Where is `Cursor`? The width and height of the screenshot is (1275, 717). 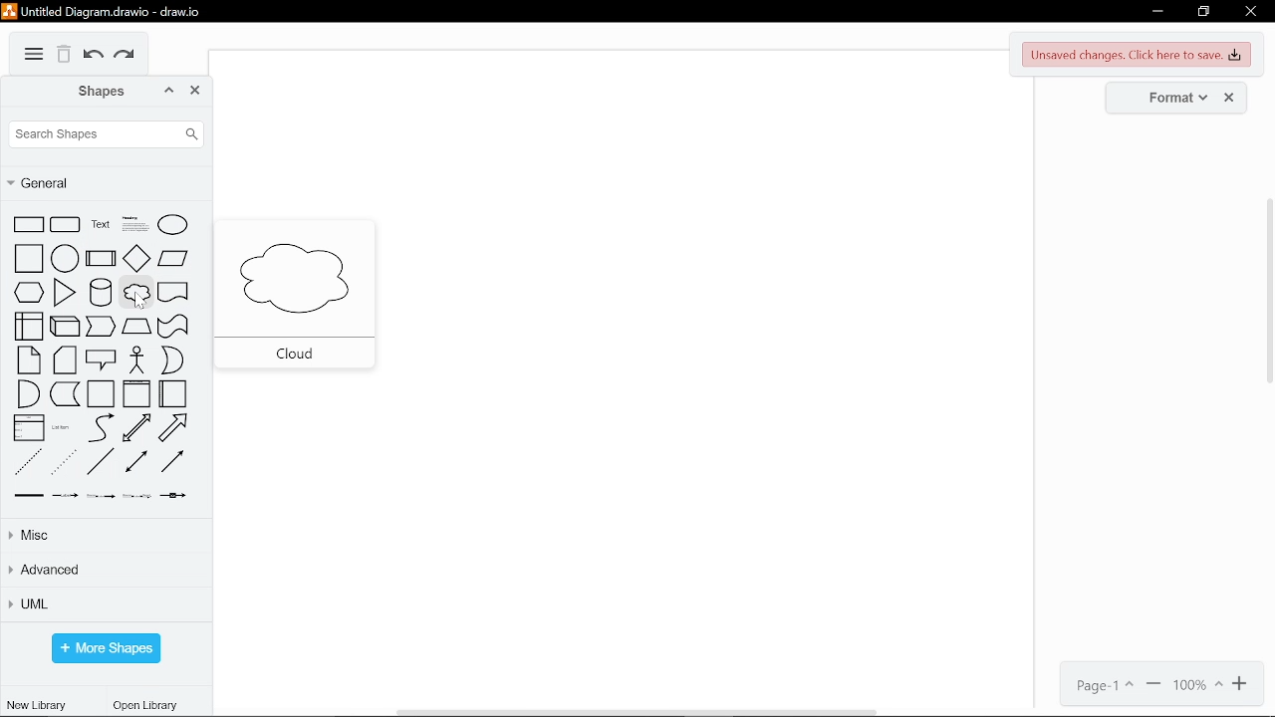
Cursor is located at coordinates (137, 299).